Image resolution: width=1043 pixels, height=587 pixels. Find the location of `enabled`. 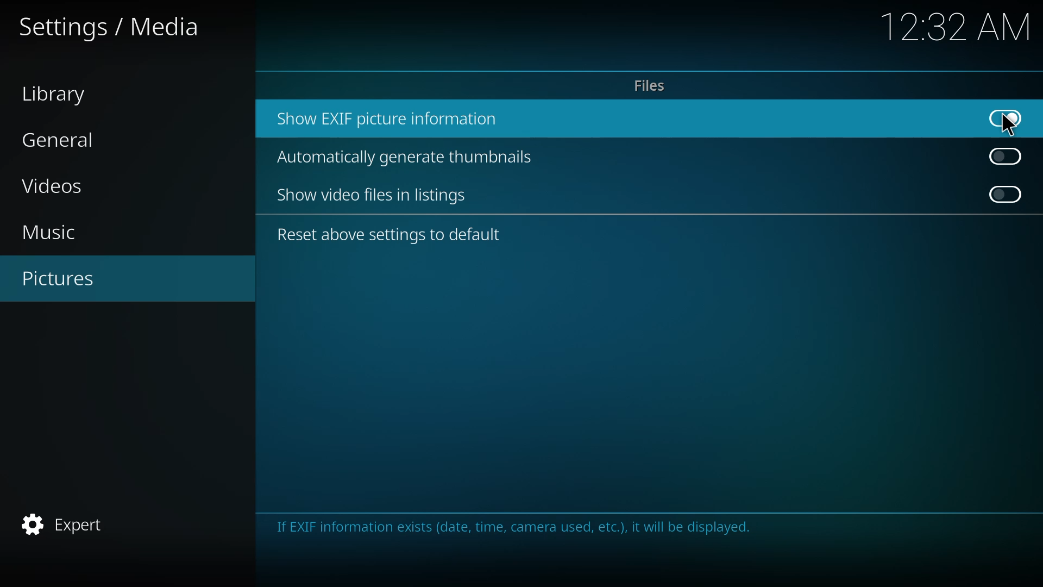

enabled is located at coordinates (1004, 118).